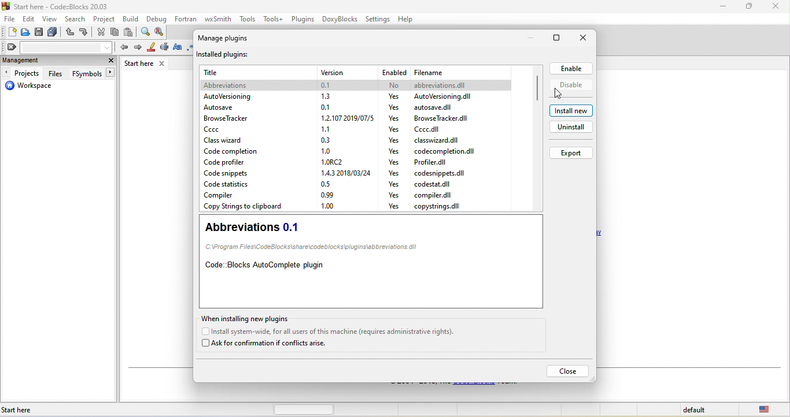 This screenshot has width=790, height=417. Describe the element at coordinates (335, 162) in the screenshot. I see `version ` at that location.